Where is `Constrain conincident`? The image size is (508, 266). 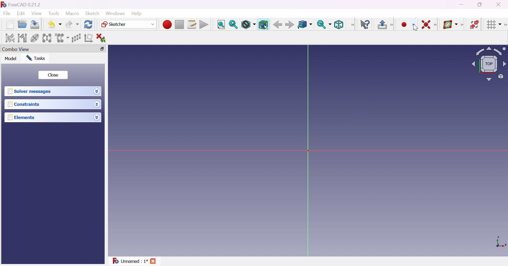 Constrain conincident is located at coordinates (427, 25).